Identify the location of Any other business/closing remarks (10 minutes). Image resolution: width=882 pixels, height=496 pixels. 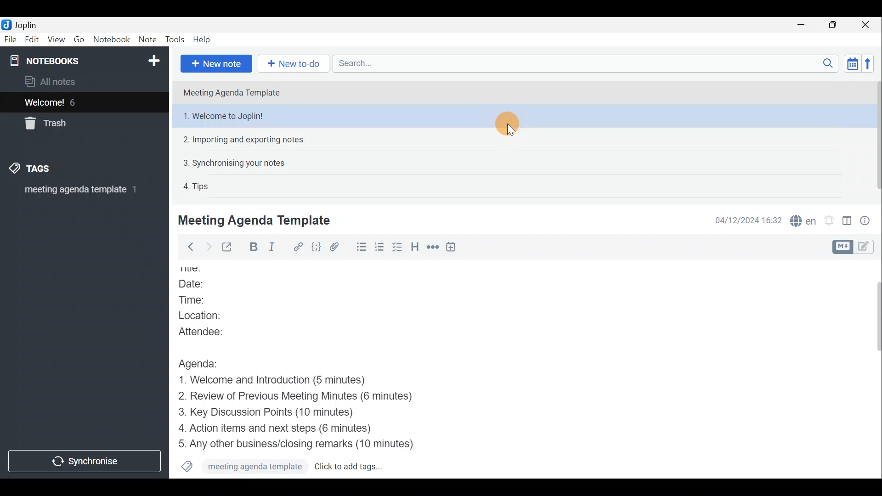
(299, 443).